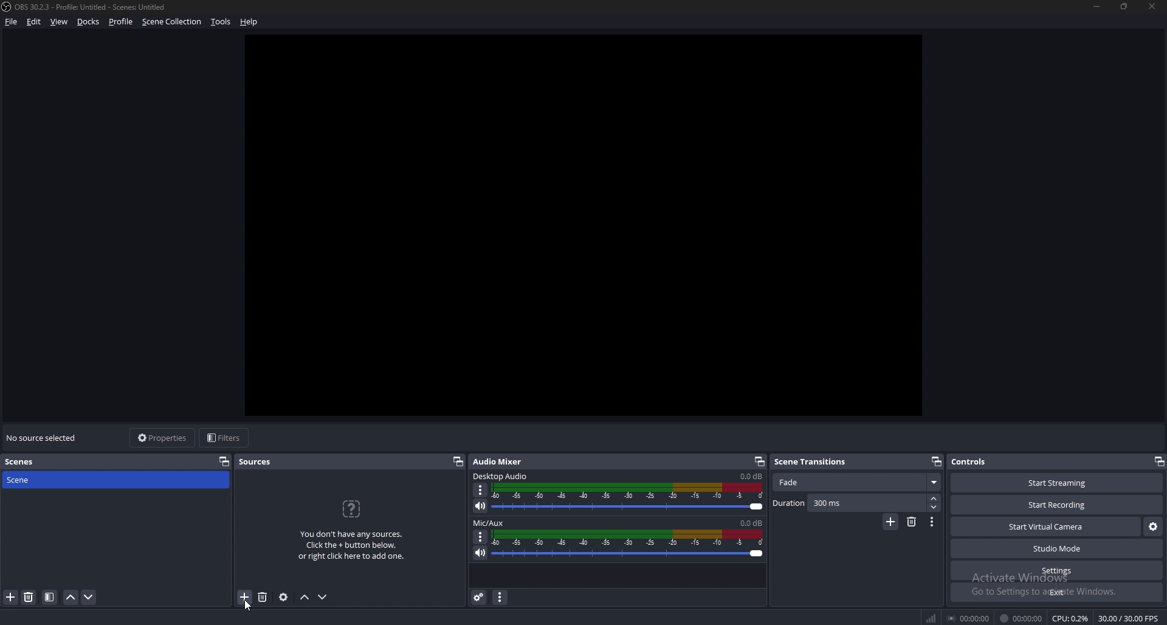  I want to click on Studio mode, so click(1058, 548).